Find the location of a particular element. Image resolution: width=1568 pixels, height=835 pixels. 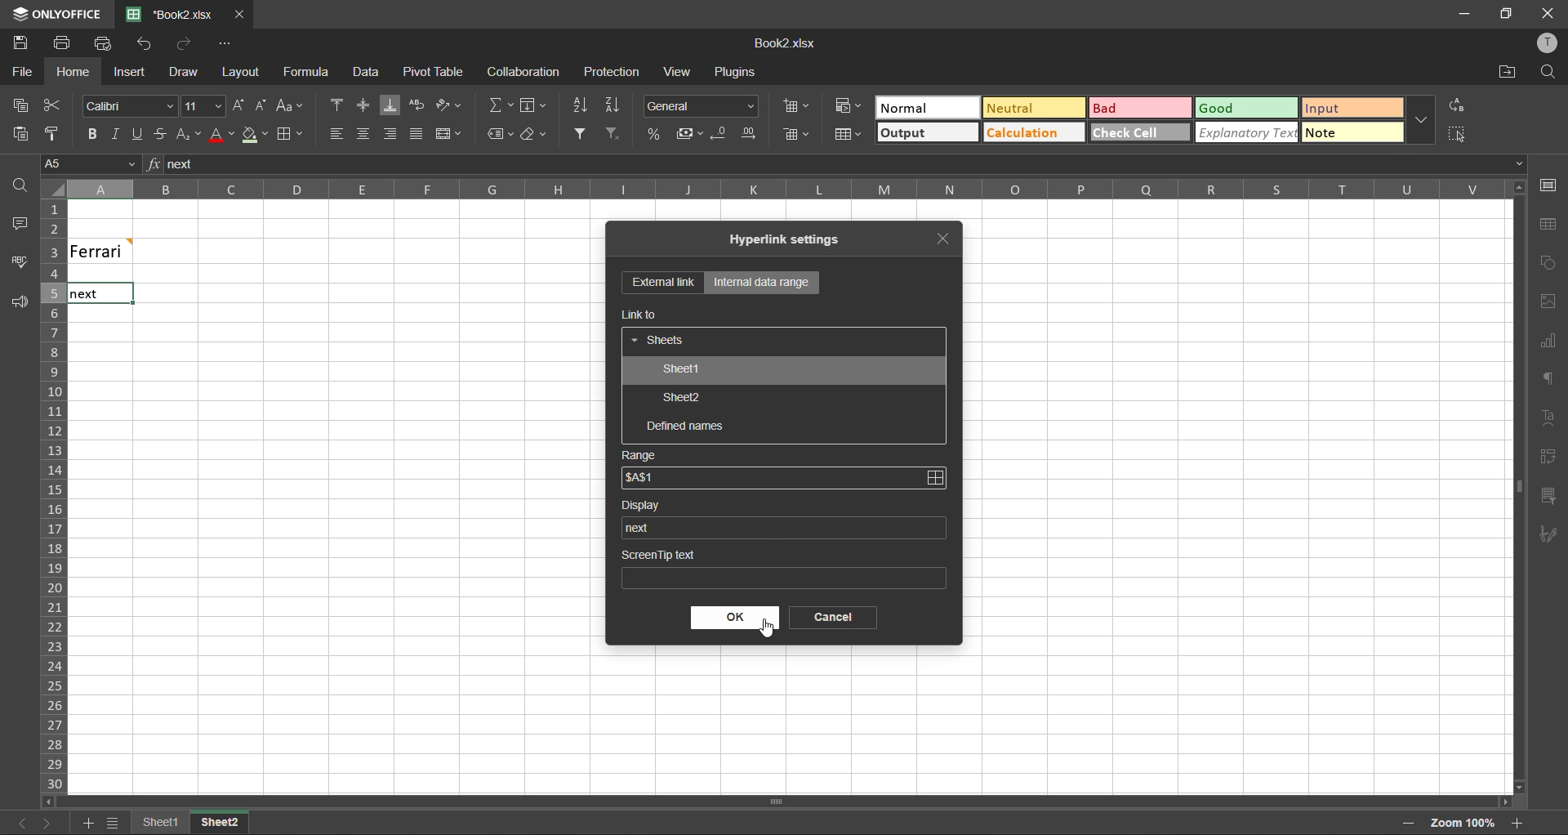

internal data range is located at coordinates (760, 283).